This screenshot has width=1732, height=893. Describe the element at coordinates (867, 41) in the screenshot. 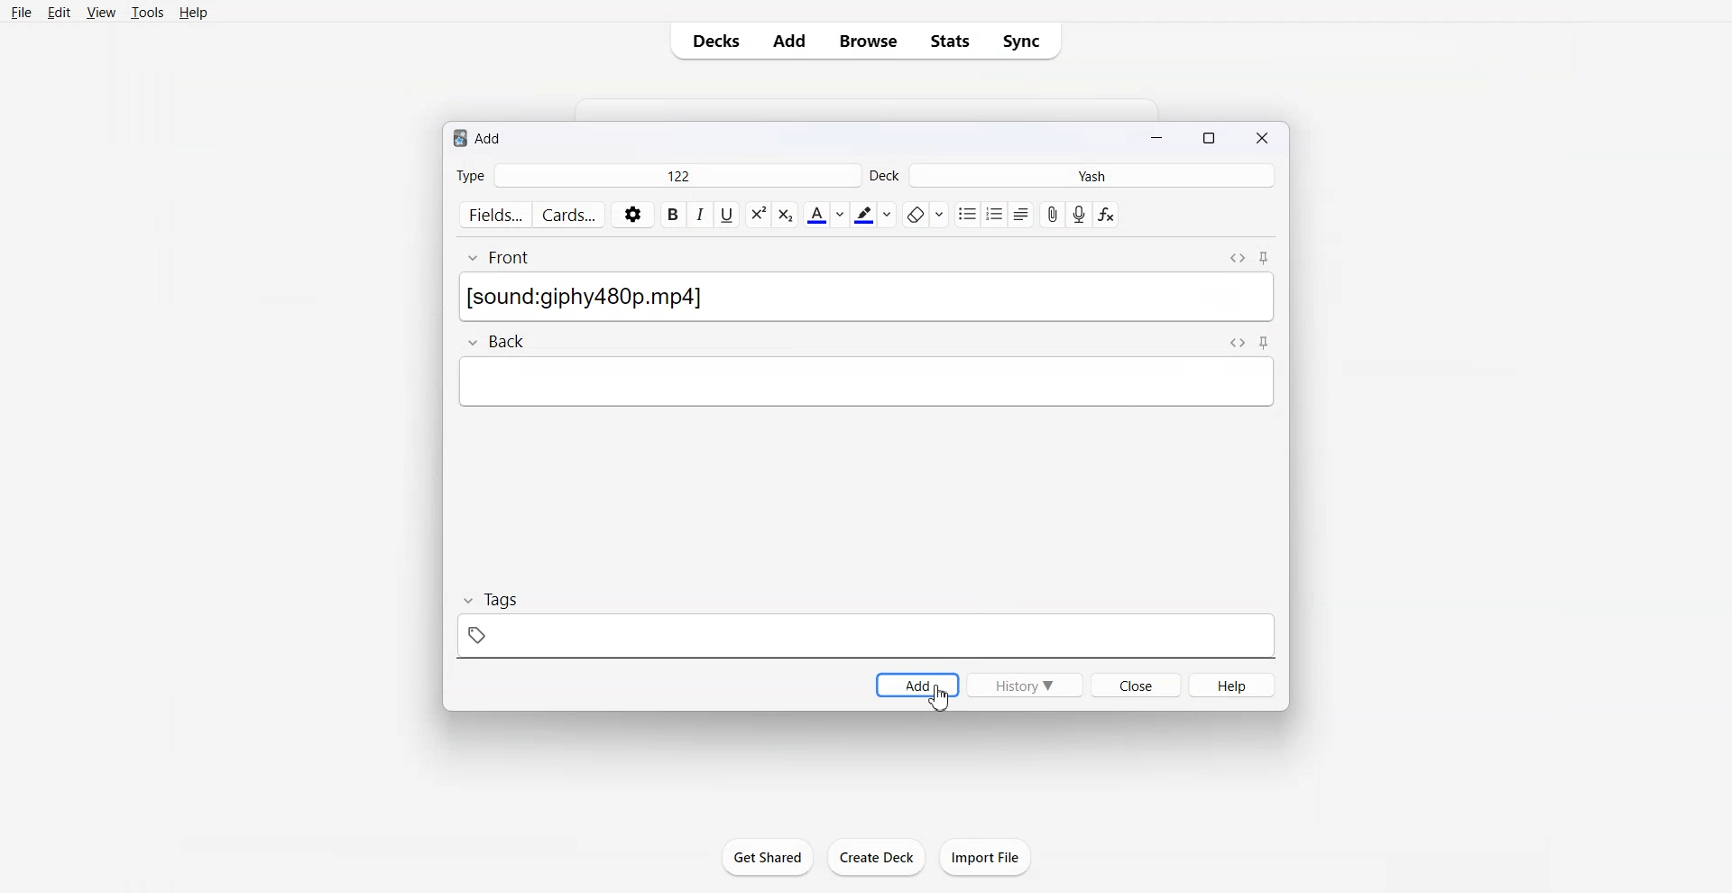

I see `Browse` at that location.